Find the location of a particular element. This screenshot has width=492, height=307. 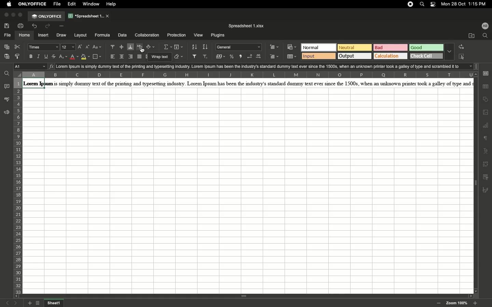

List of sheets is located at coordinates (39, 303).